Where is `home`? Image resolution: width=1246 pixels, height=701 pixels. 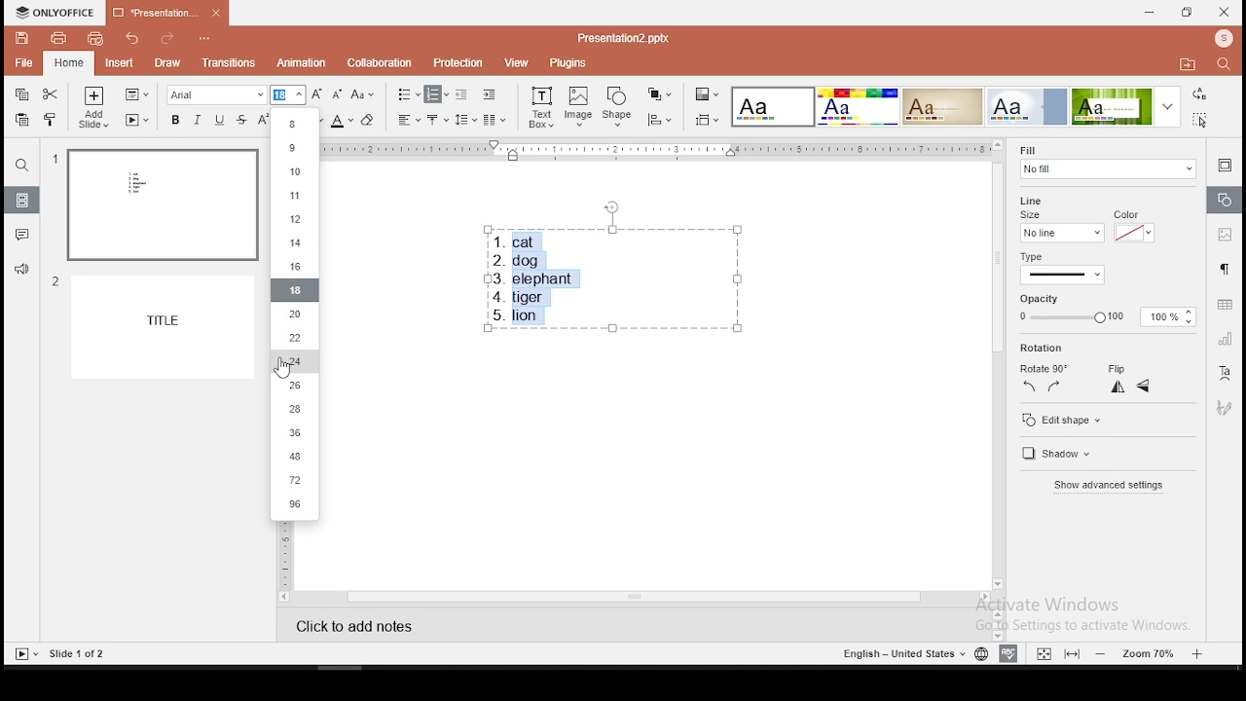
home is located at coordinates (67, 60).